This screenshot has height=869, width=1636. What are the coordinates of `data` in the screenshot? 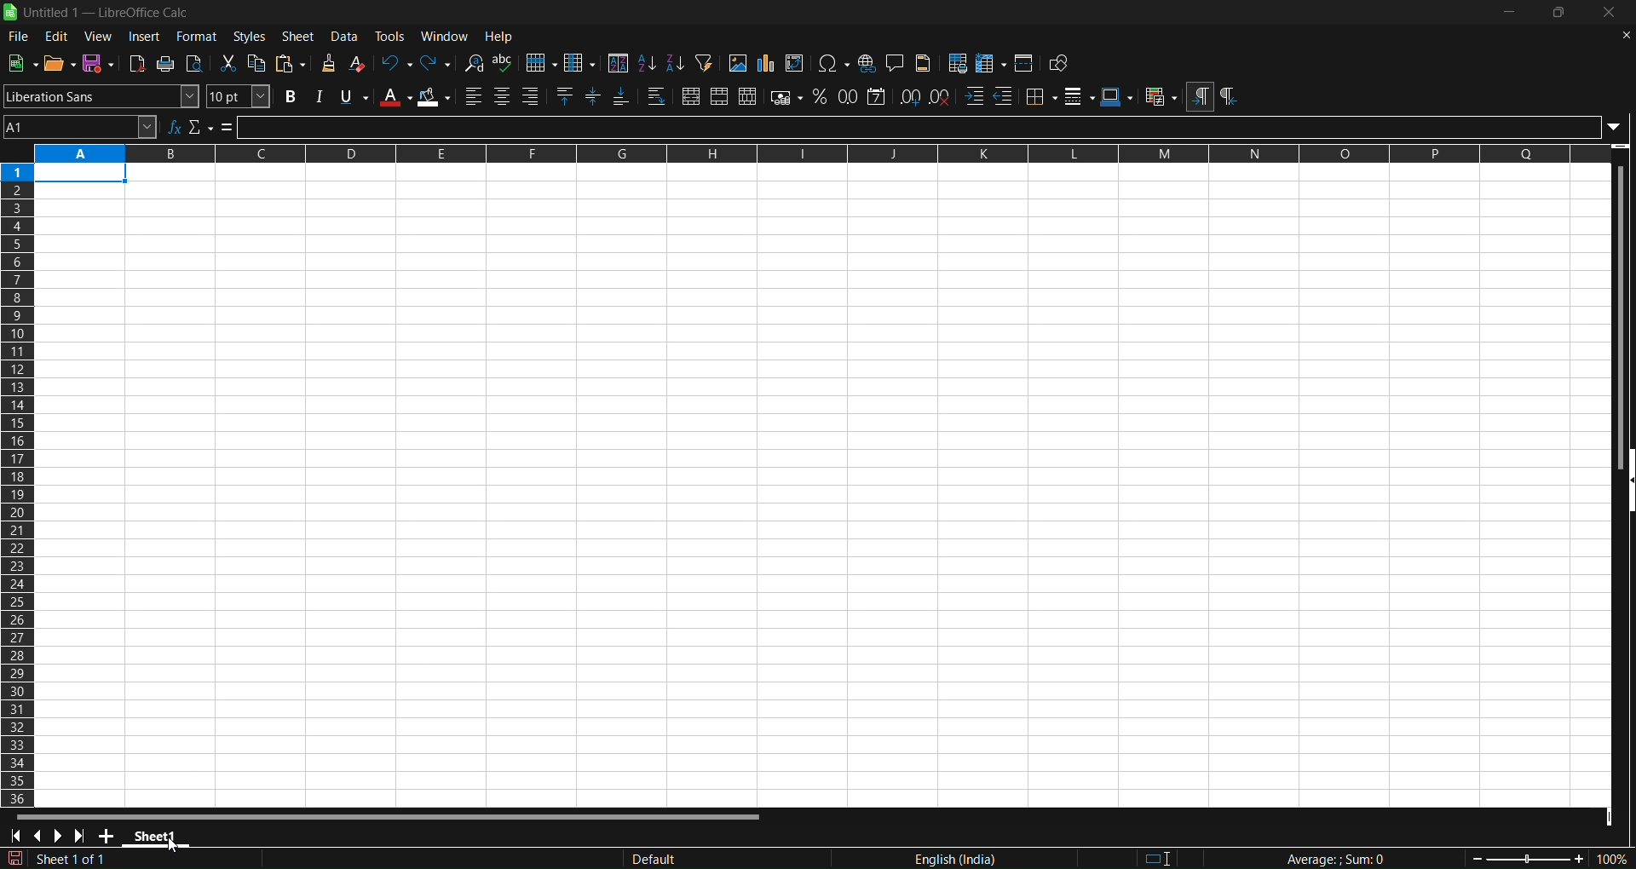 It's located at (349, 36).